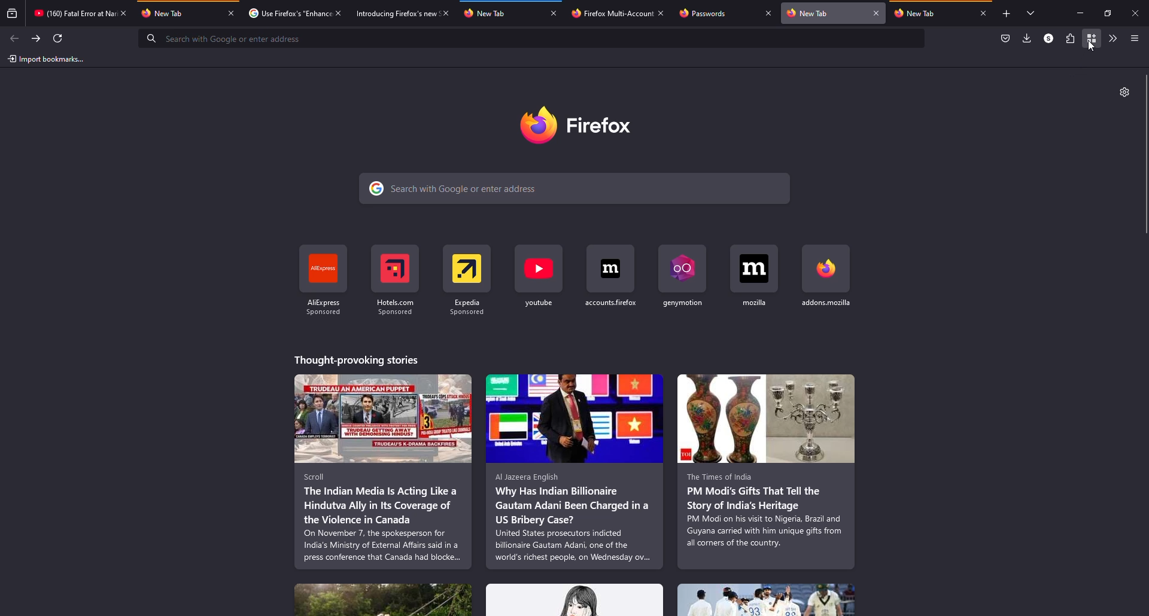 The height and width of the screenshot is (616, 1149). Describe the element at coordinates (767, 599) in the screenshot. I see `stories` at that location.